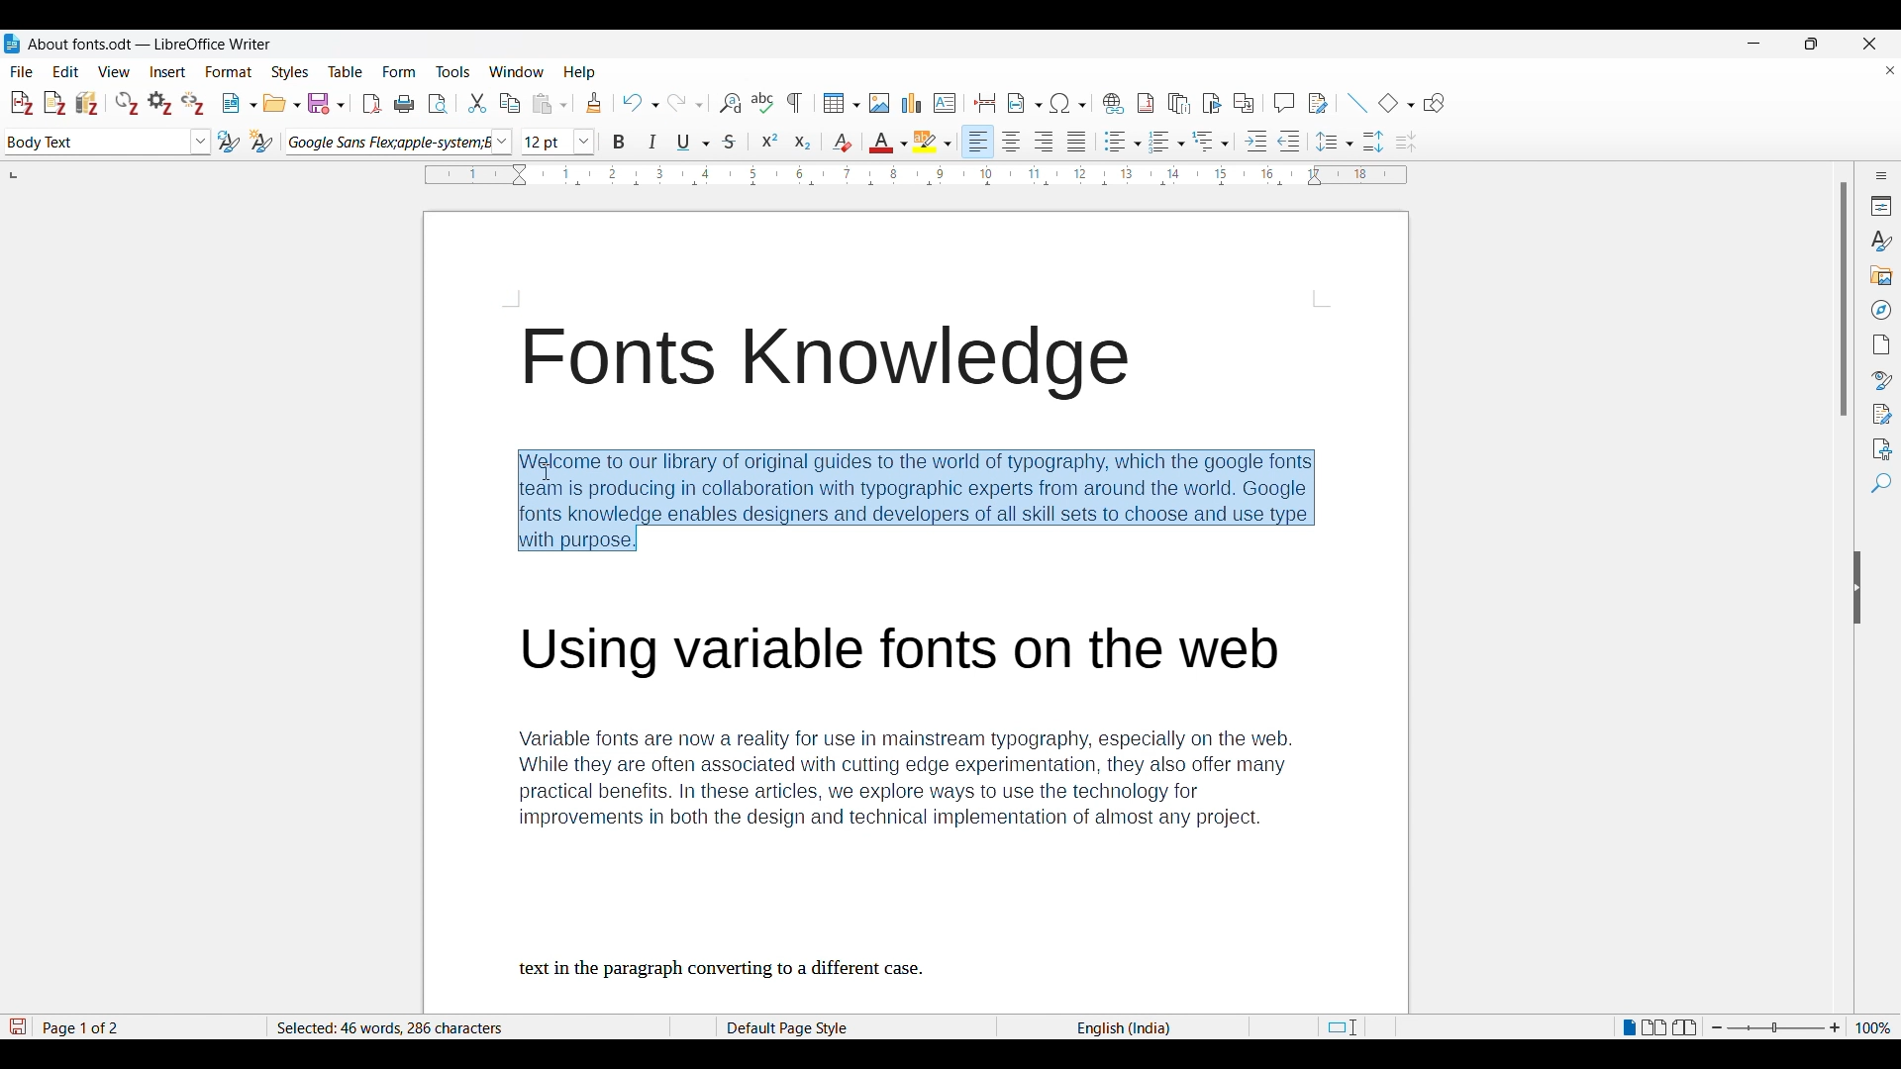 The width and height of the screenshot is (1901, 1069). What do you see at coordinates (889, 142) in the screenshot?
I see `Text color options` at bounding box center [889, 142].